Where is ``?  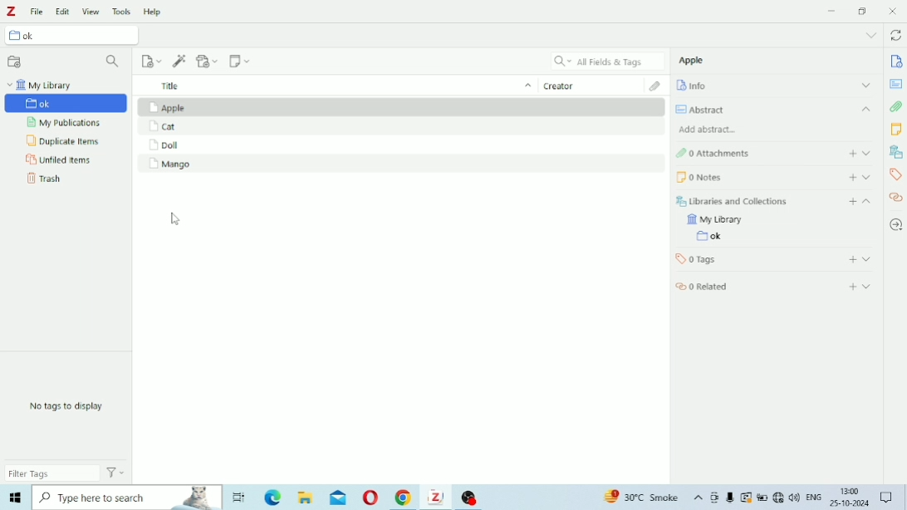
 is located at coordinates (785, 498).